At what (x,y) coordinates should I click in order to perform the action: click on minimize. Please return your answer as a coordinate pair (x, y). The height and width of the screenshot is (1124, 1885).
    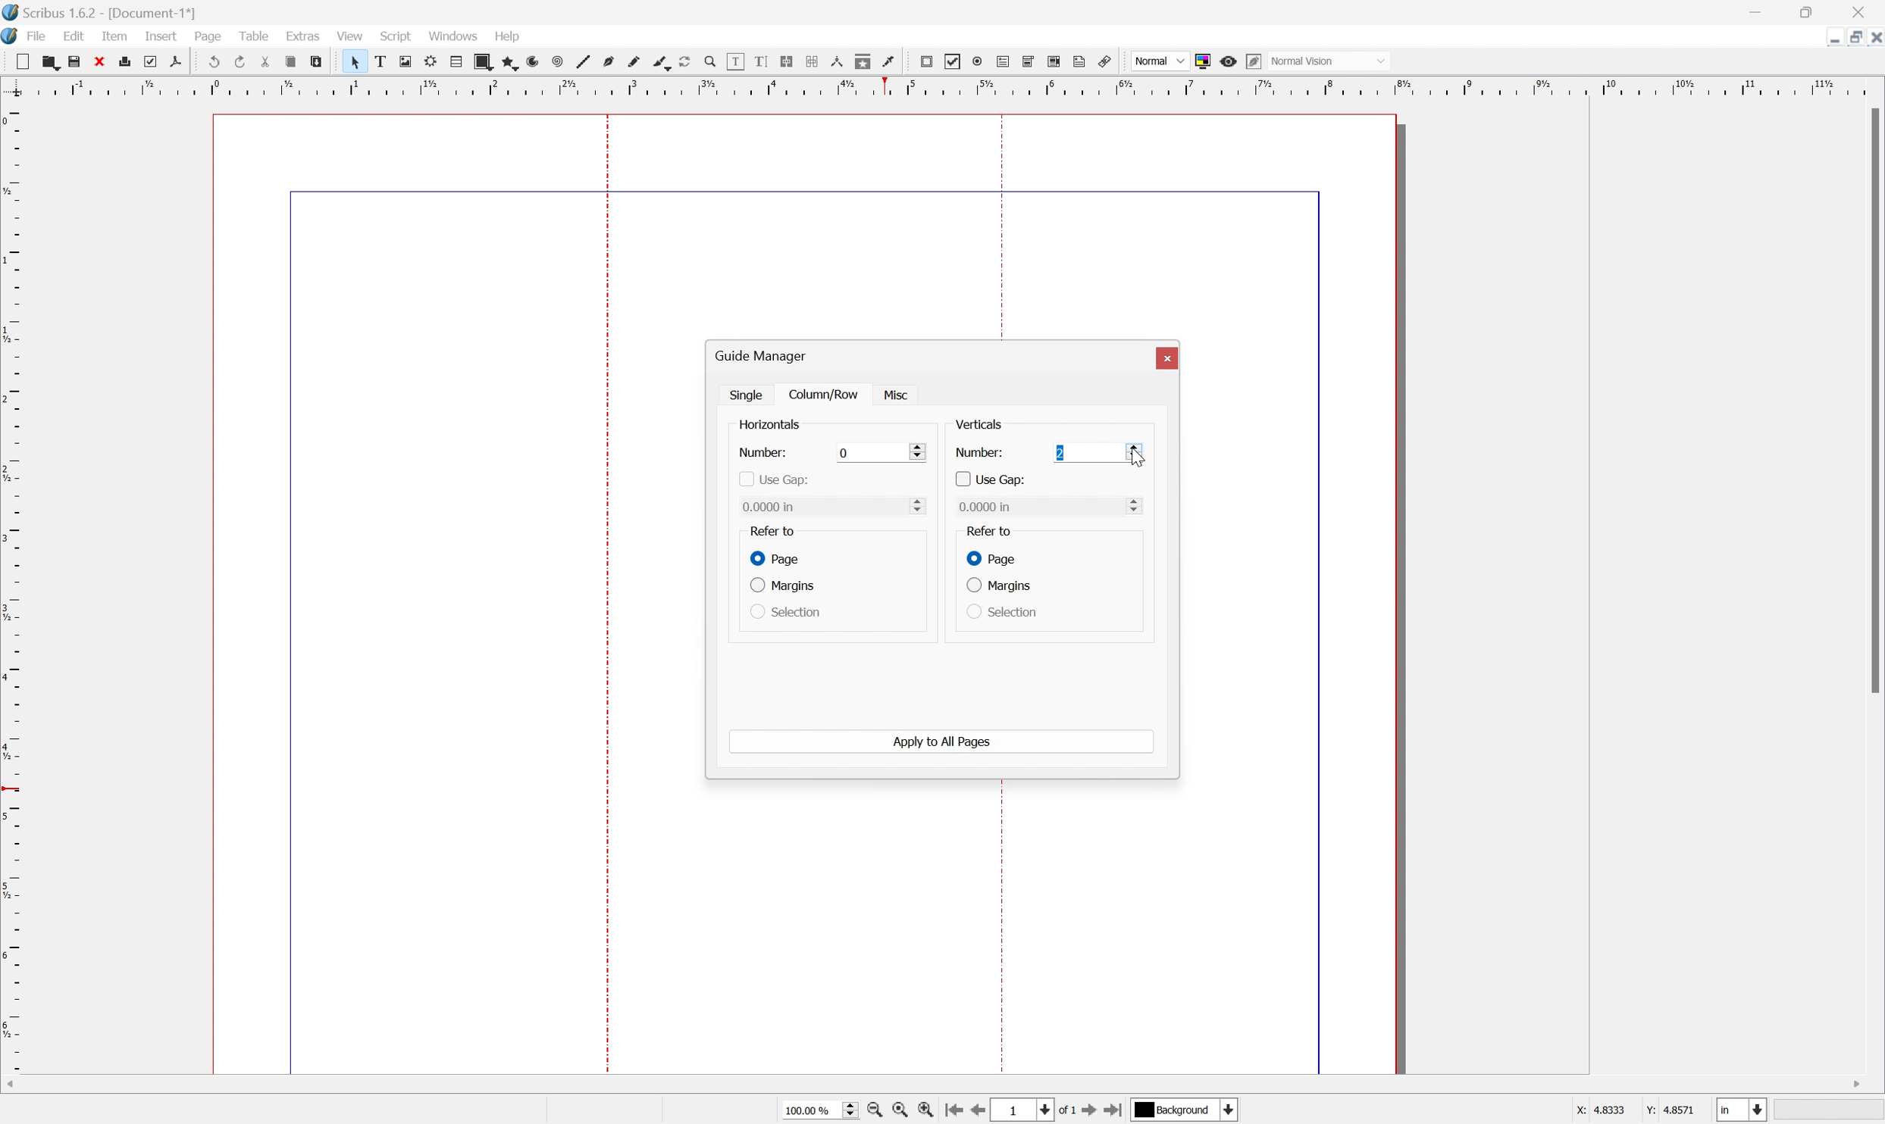
    Looking at the image, I should click on (1755, 10).